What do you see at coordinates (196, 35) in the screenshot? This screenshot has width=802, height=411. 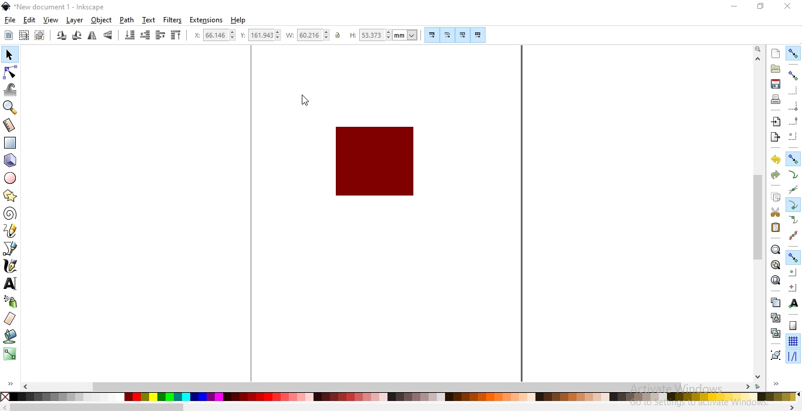 I see `horizontal coordinate of selection` at bounding box center [196, 35].